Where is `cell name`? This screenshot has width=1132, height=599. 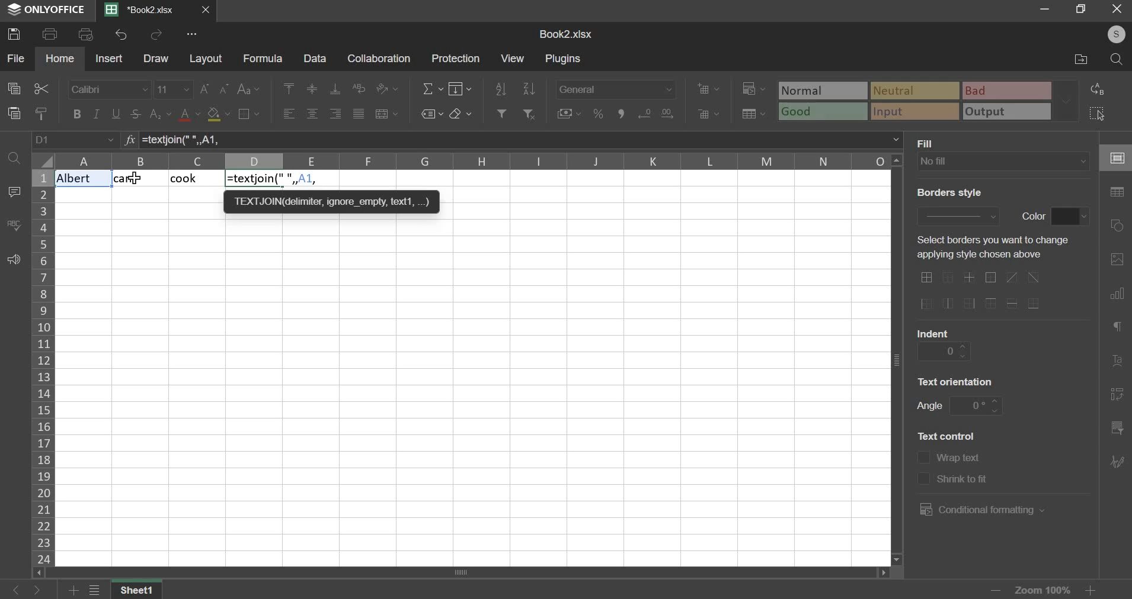
cell name is located at coordinates (75, 140).